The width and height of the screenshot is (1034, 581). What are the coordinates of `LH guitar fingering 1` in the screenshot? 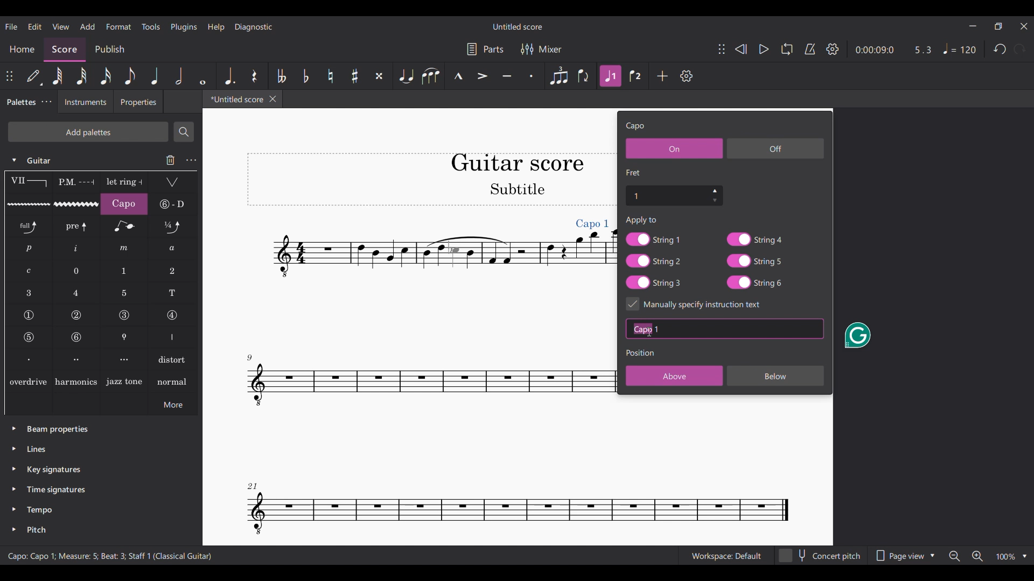 It's located at (125, 271).